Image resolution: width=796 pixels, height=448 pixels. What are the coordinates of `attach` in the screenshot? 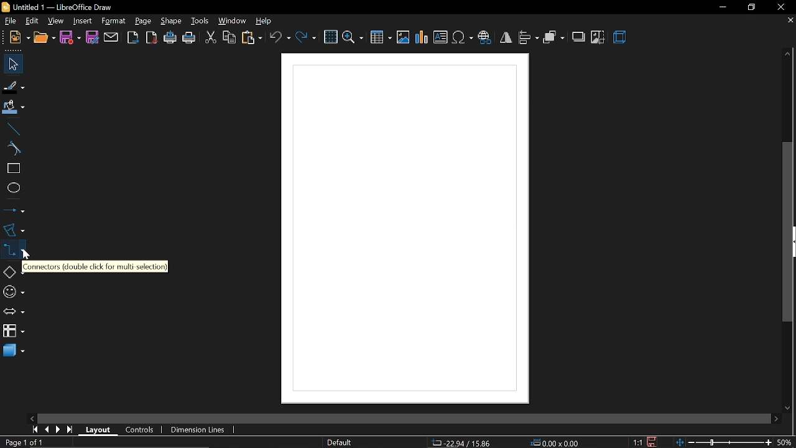 It's located at (111, 37).